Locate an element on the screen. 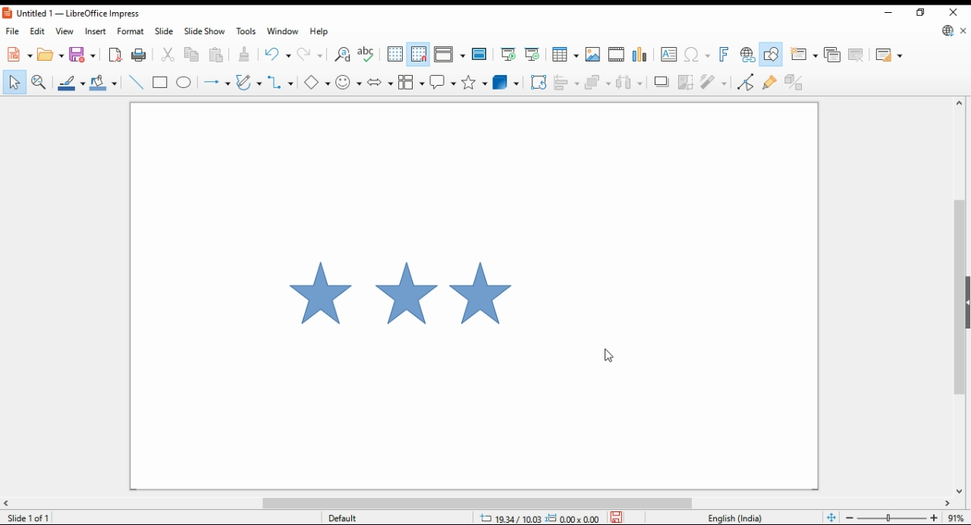 The height and width of the screenshot is (525, 971). view is located at coordinates (65, 31).